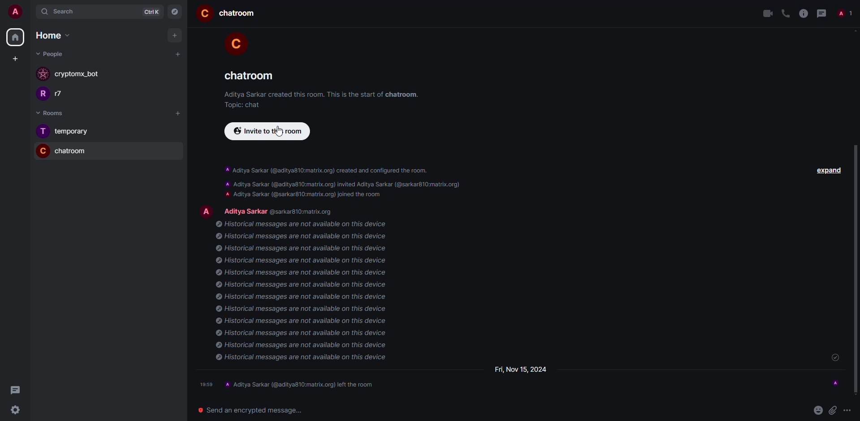  What do you see at coordinates (830, 169) in the screenshot?
I see `expand` at bounding box center [830, 169].